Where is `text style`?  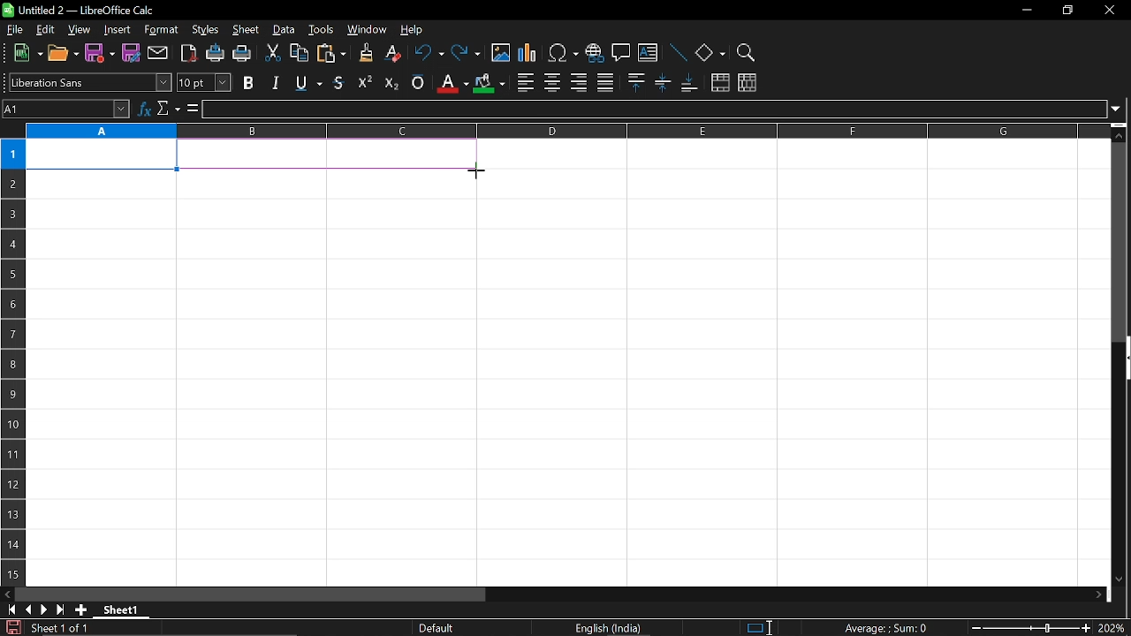
text style is located at coordinates (91, 83).